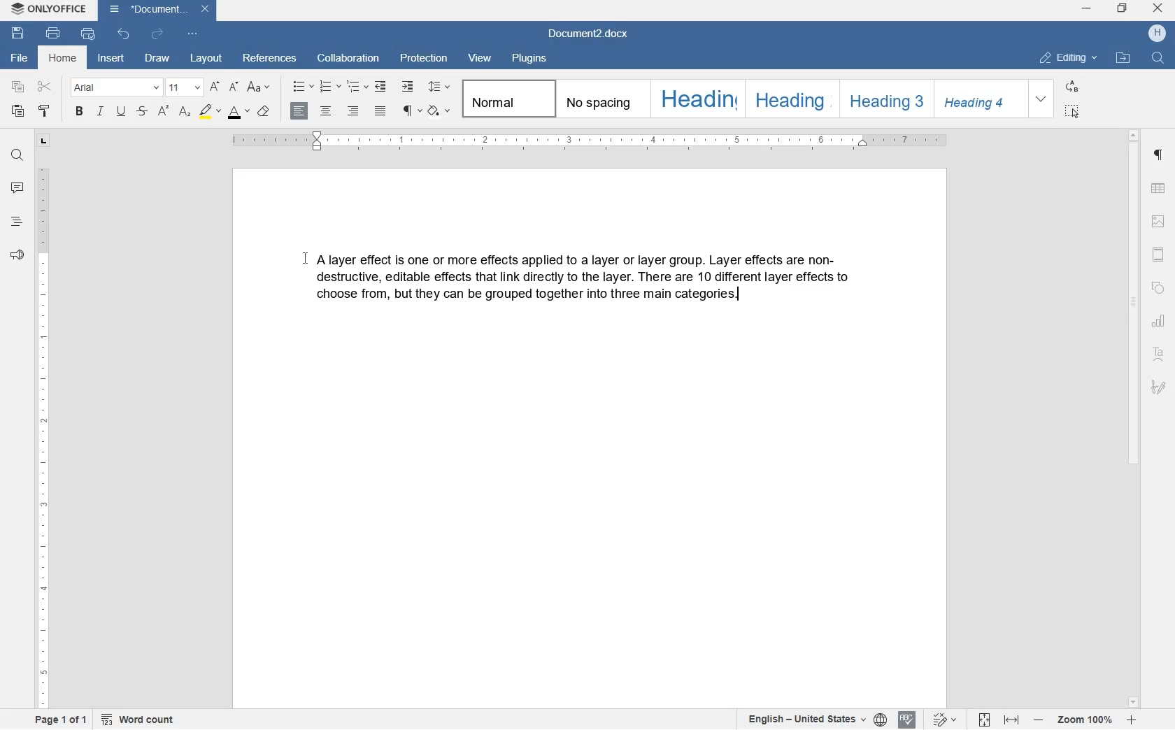 The width and height of the screenshot is (1175, 730). I want to click on signature, so click(1158, 387).